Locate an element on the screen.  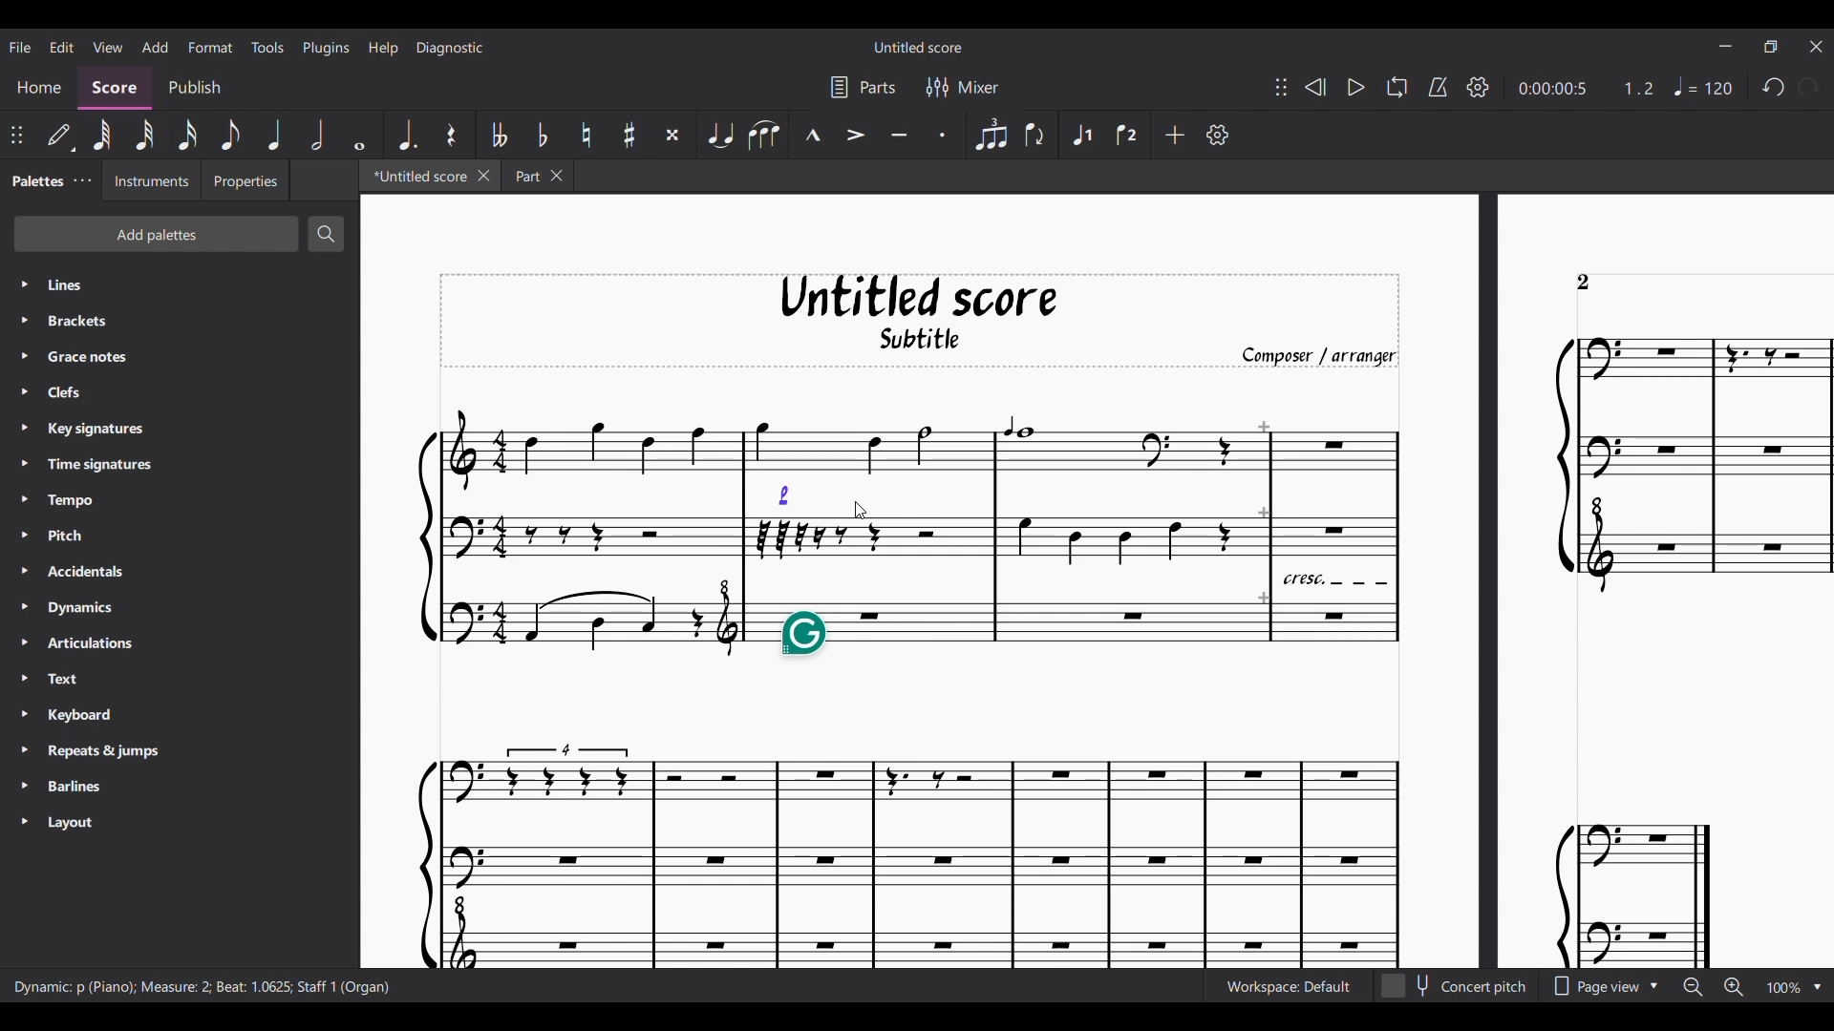
Parts settings is located at coordinates (864, 87).